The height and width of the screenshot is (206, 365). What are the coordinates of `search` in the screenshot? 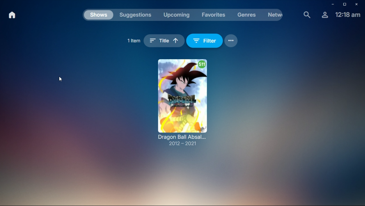 It's located at (307, 15).